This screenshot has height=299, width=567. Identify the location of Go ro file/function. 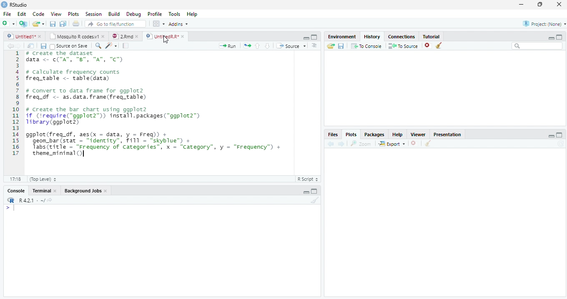
(115, 24).